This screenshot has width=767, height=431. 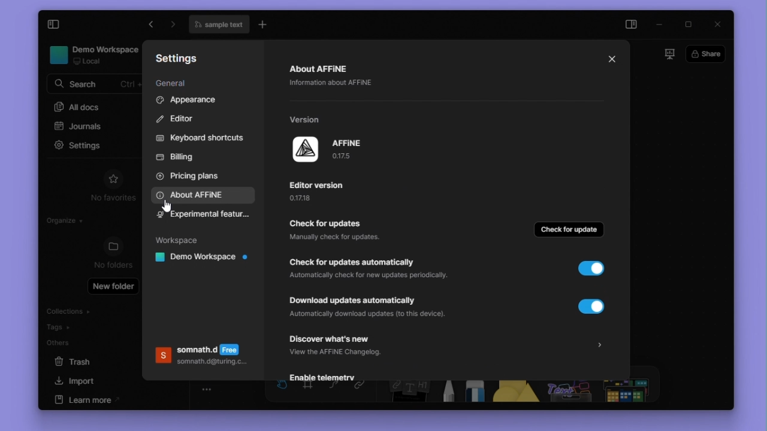 What do you see at coordinates (172, 26) in the screenshot?
I see `go forward` at bounding box center [172, 26].